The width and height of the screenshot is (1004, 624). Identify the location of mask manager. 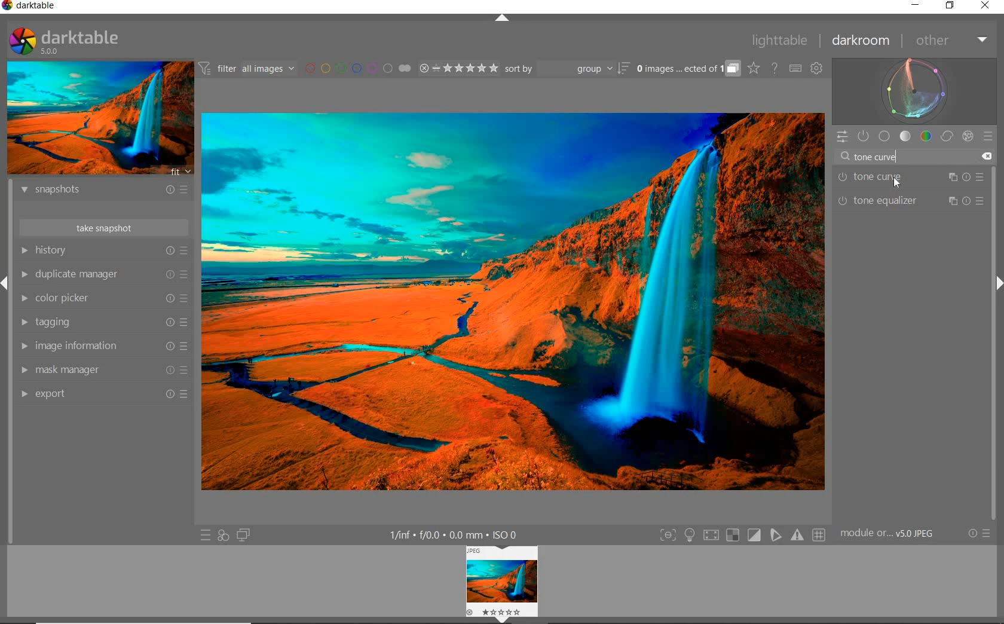
(105, 371).